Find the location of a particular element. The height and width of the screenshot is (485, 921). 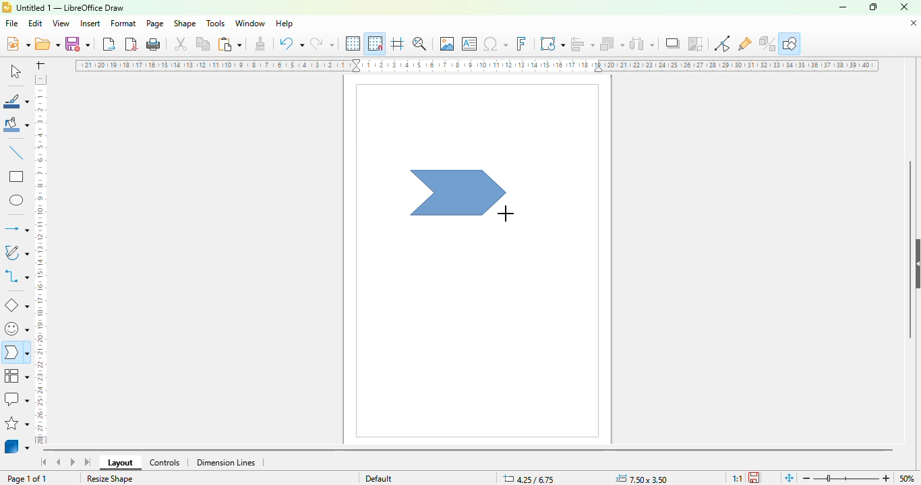

cut is located at coordinates (181, 44).